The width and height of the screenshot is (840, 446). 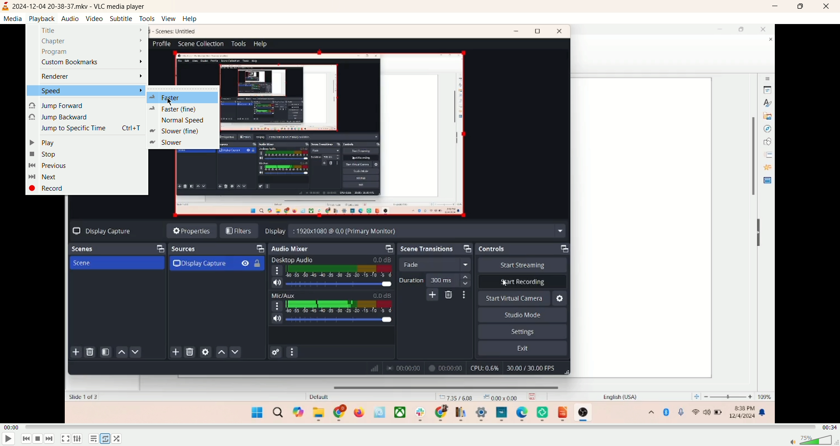 What do you see at coordinates (43, 177) in the screenshot?
I see `next` at bounding box center [43, 177].